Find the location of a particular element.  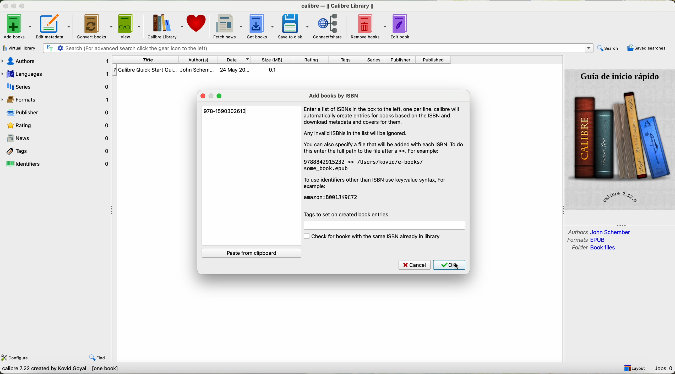

disable buttons is located at coordinates (14, 5).